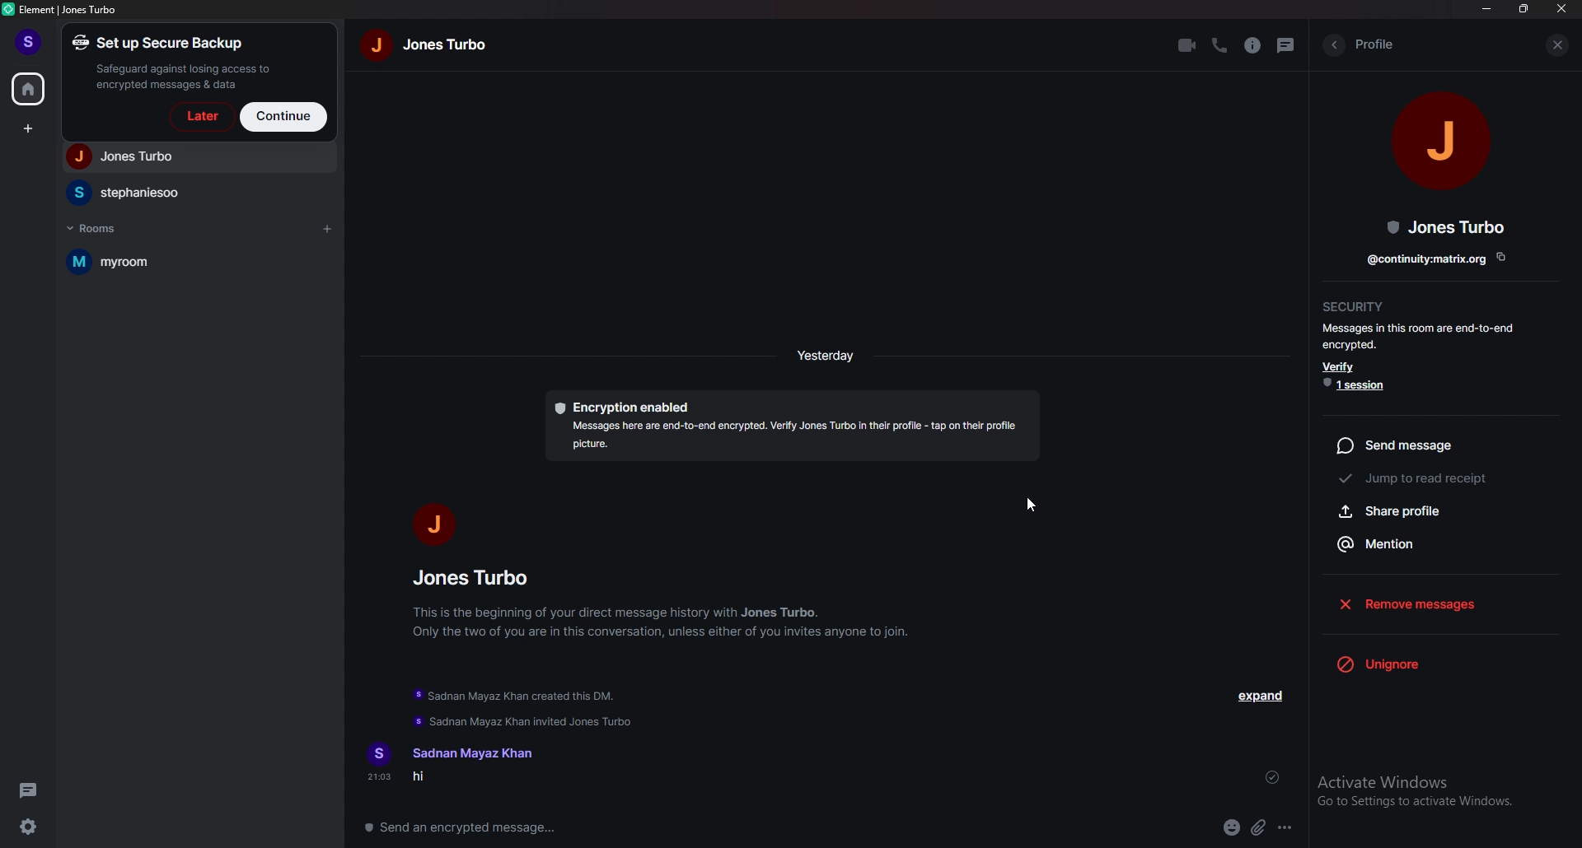 The image size is (1582, 848). What do you see at coordinates (1375, 43) in the screenshot?
I see `profile` at bounding box center [1375, 43].